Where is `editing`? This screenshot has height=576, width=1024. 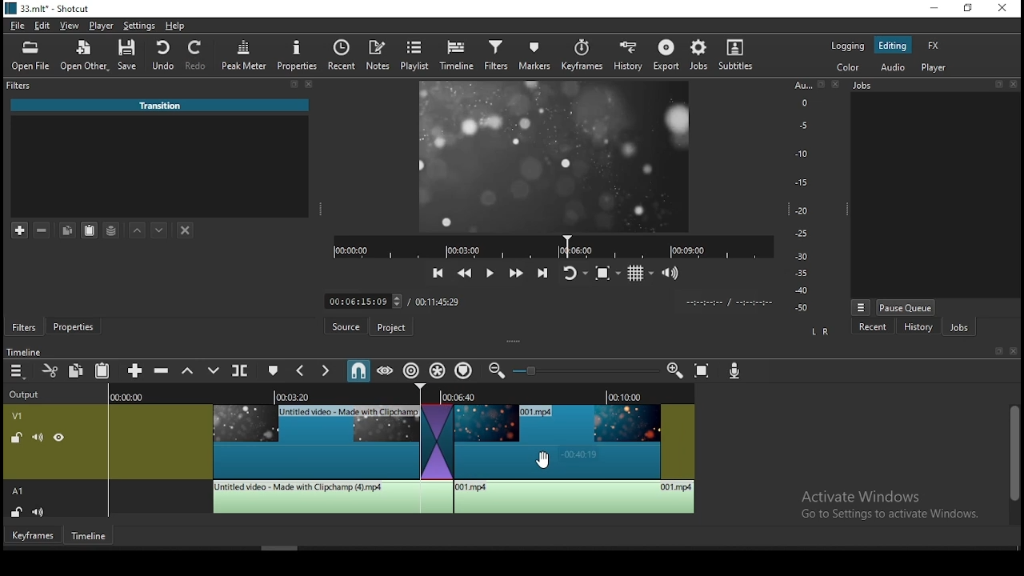 editing is located at coordinates (898, 46).